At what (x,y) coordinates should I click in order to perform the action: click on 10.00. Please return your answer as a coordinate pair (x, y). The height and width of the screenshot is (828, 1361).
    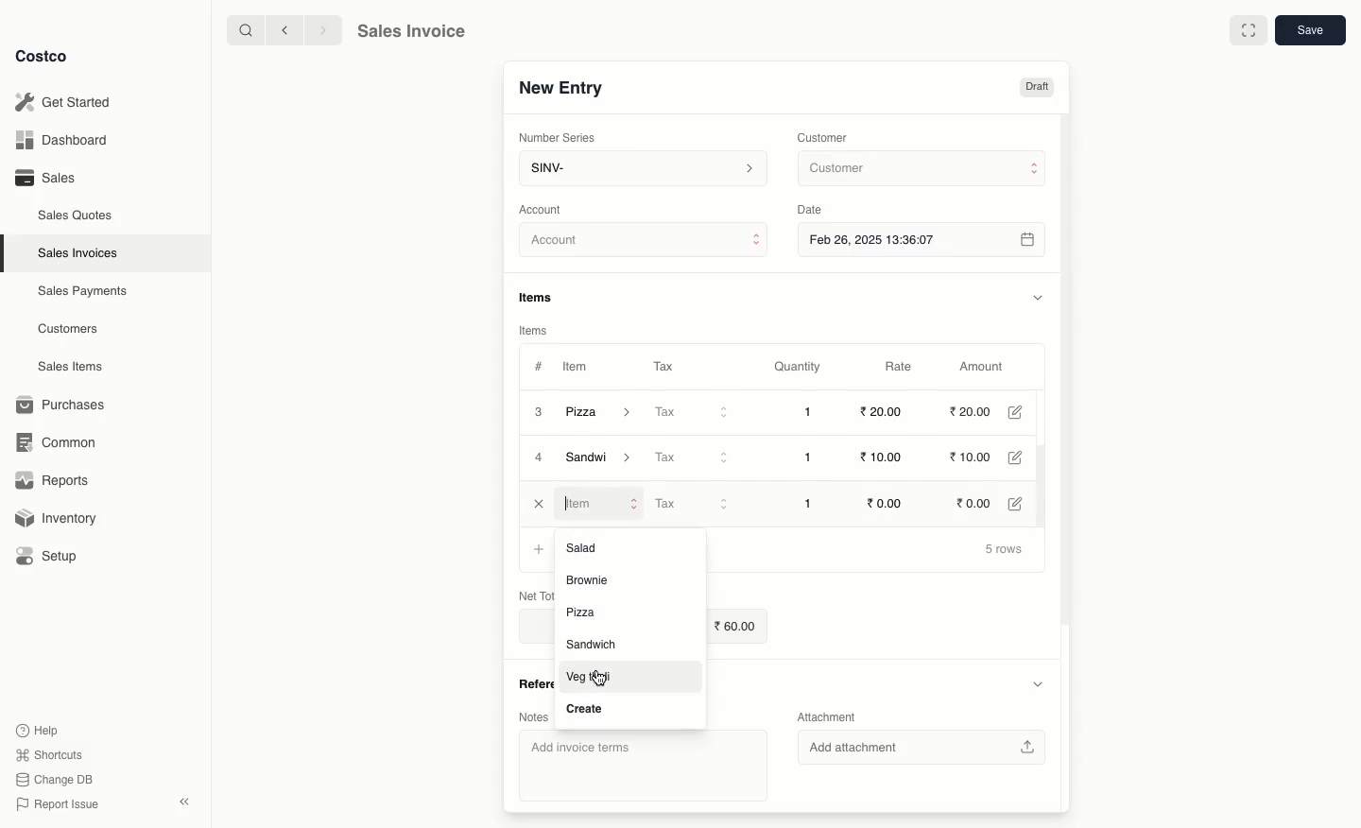
    Looking at the image, I should click on (979, 458).